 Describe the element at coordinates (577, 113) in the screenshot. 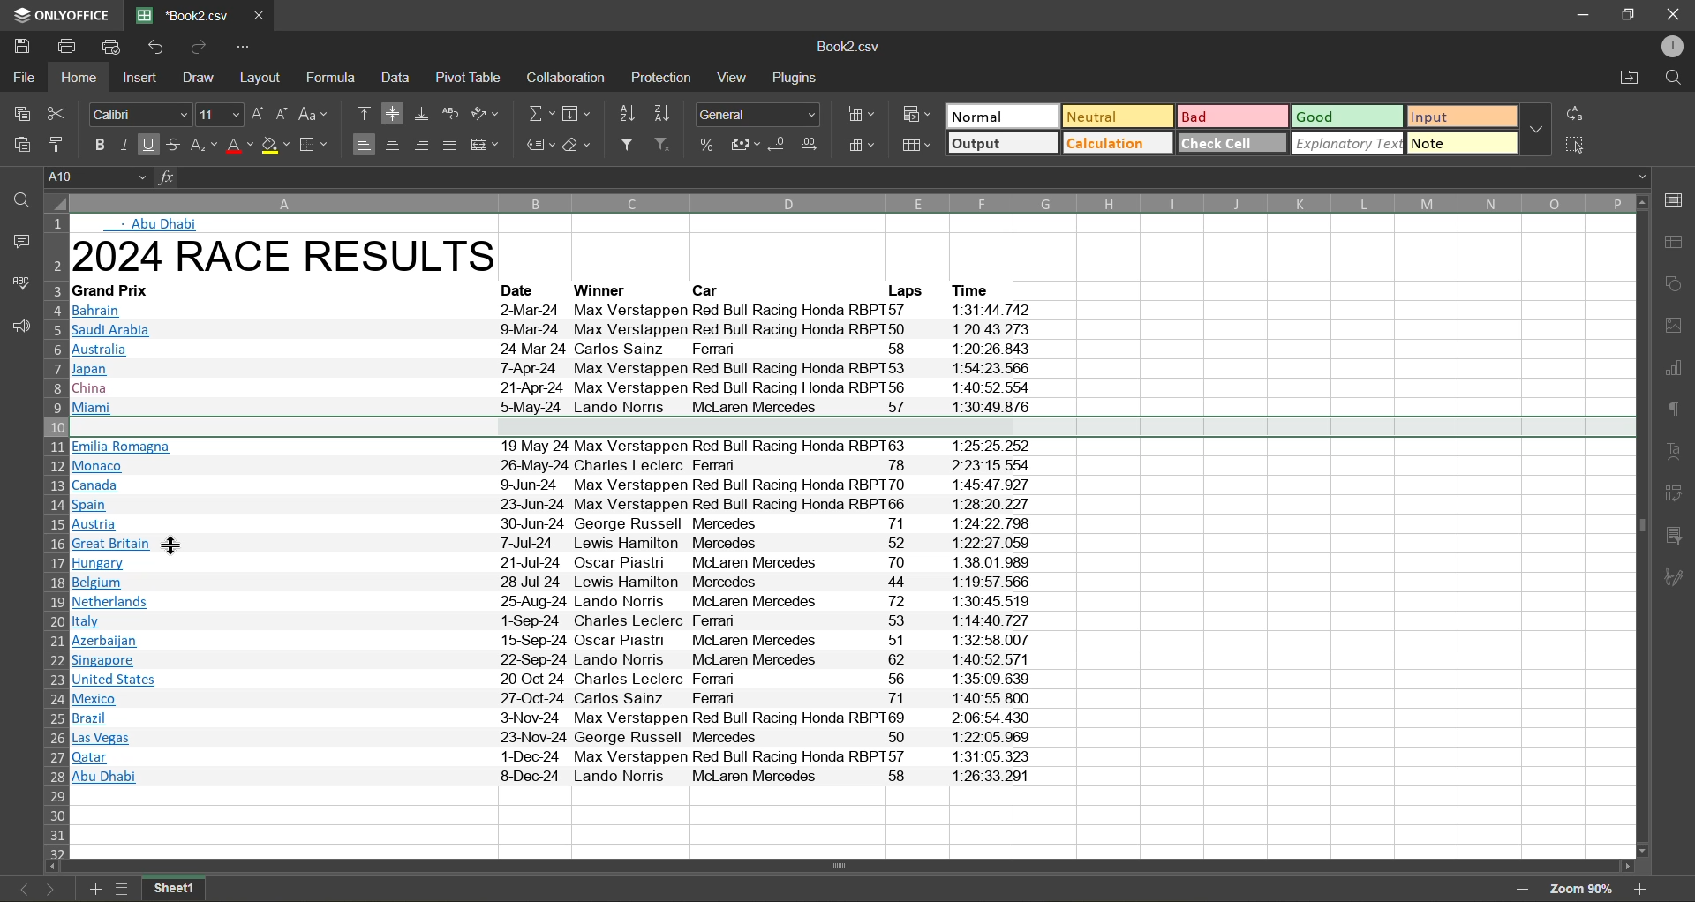

I see `field` at that location.